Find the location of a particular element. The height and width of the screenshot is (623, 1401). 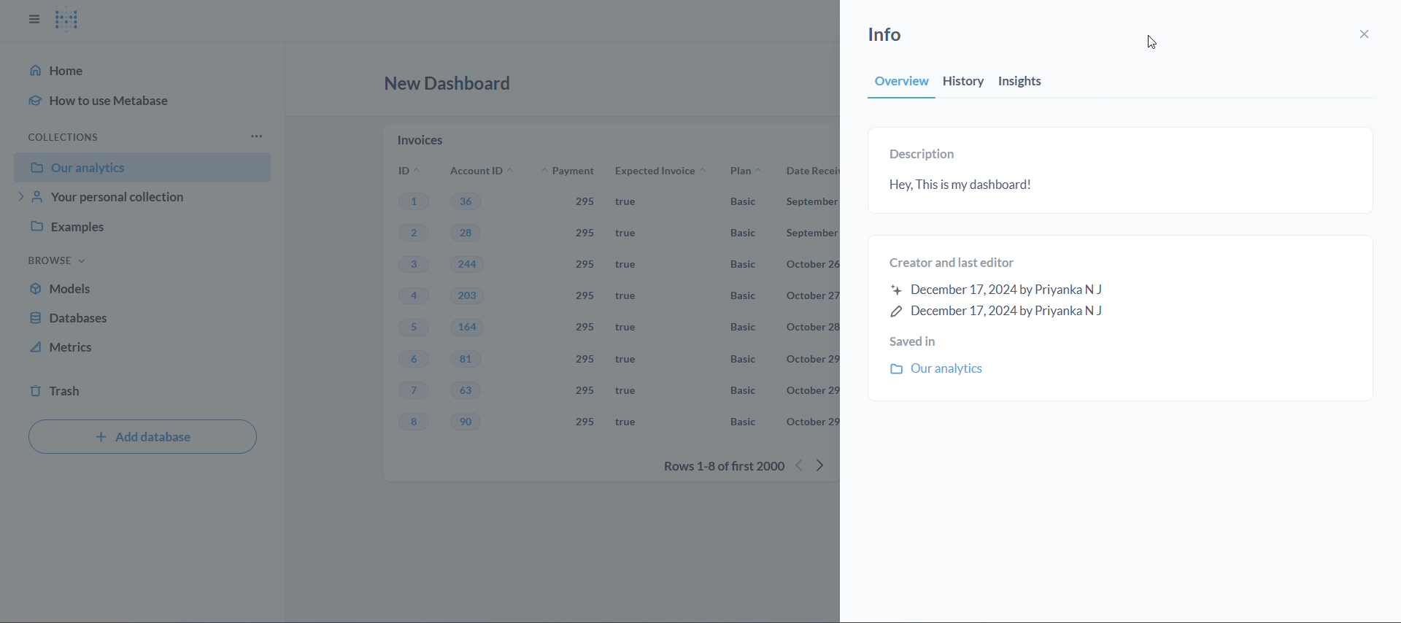

81 is located at coordinates (467, 360).